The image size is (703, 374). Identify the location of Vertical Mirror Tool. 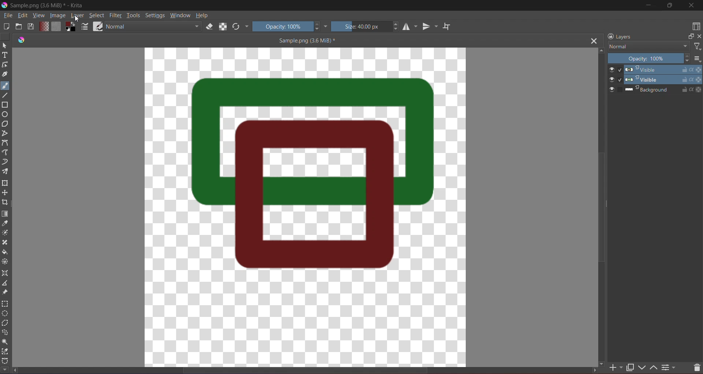
(430, 26).